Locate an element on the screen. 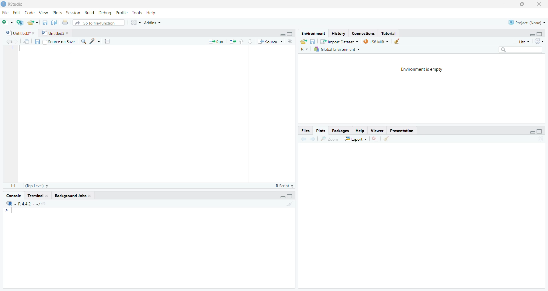 Image resolution: width=548 pixels, height=291 pixels. text cursor is located at coordinates (69, 50).